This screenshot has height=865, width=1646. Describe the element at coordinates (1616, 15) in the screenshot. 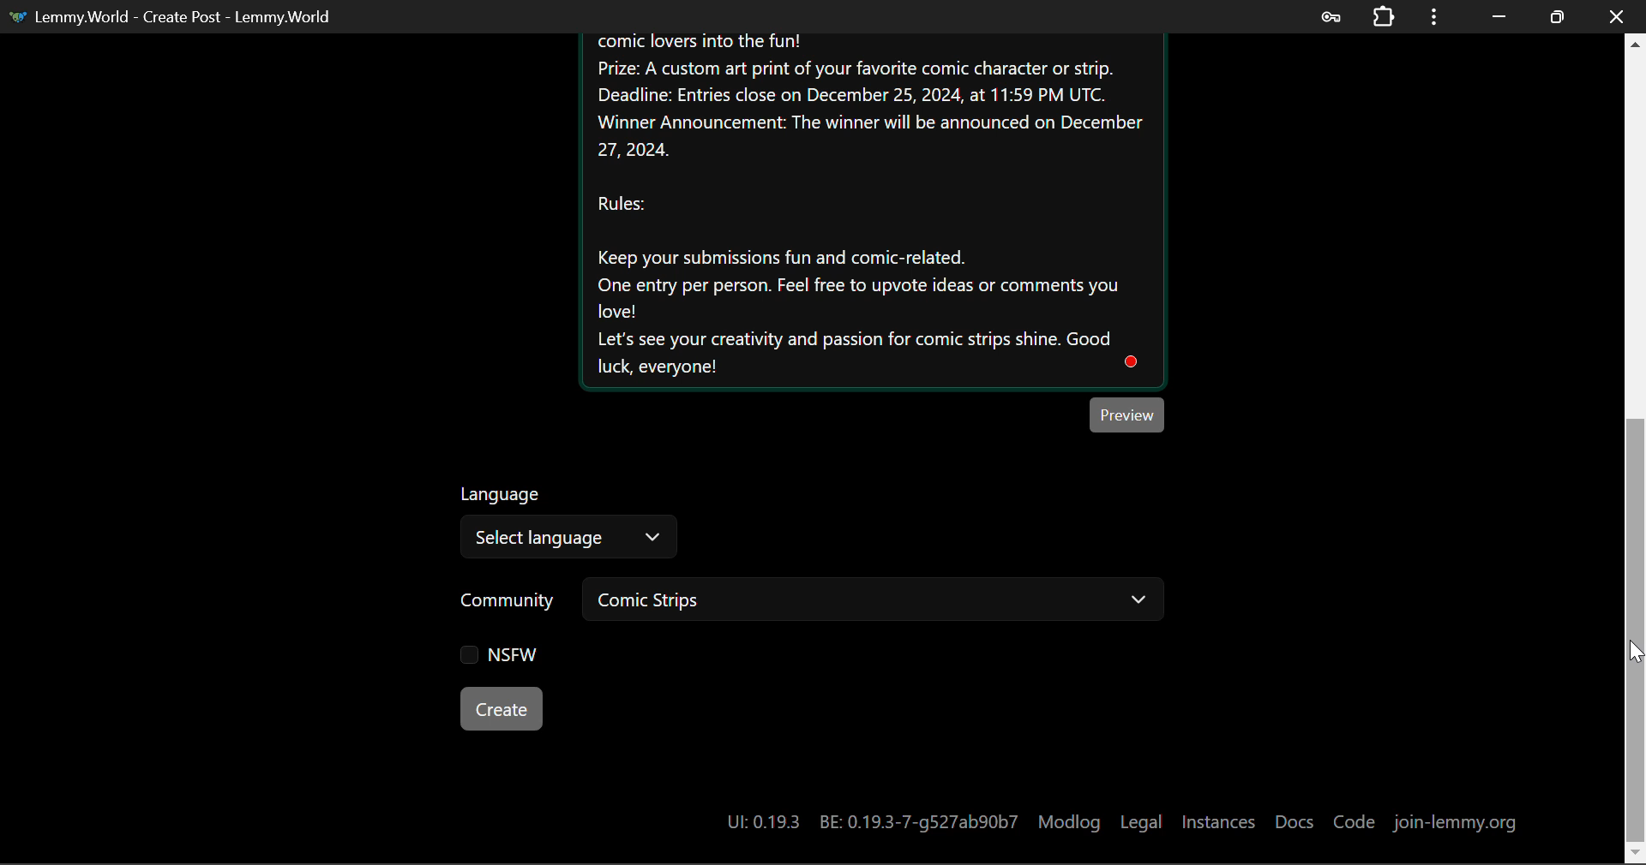

I see `Close Window` at that location.